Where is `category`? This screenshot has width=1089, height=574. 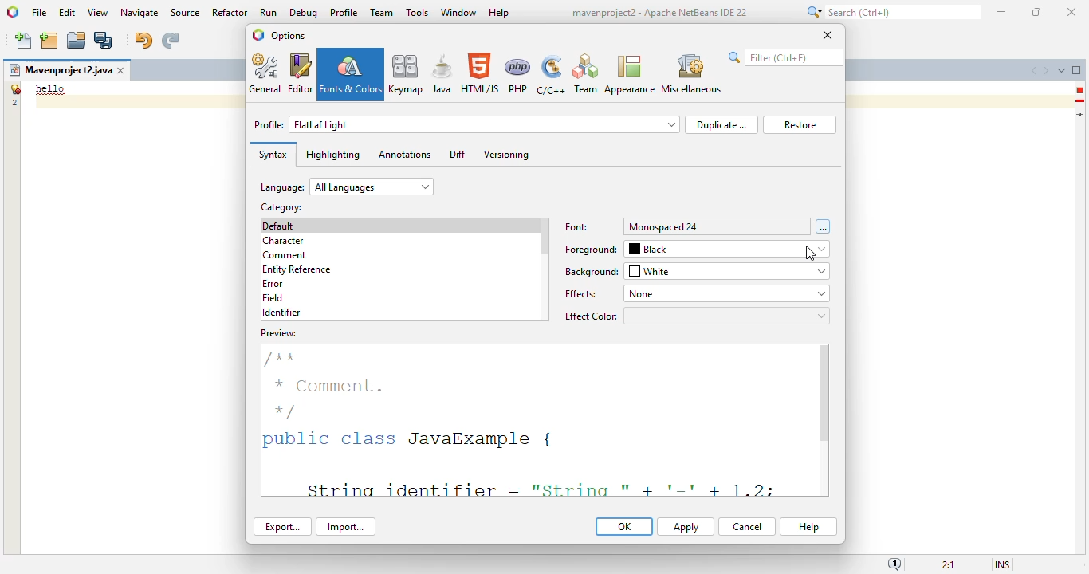
category is located at coordinates (280, 207).